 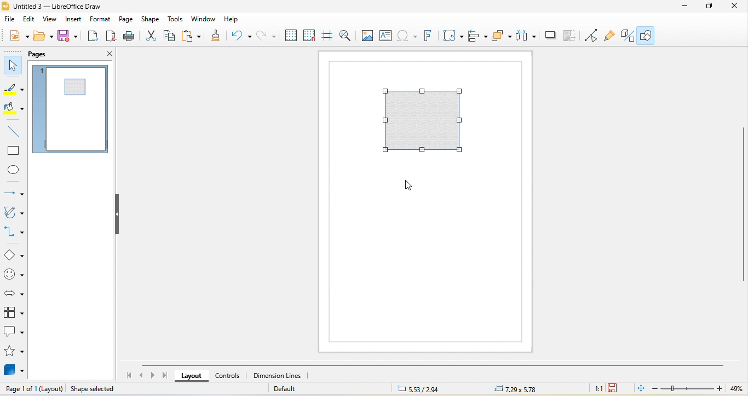 I want to click on clone formatting, so click(x=216, y=36).